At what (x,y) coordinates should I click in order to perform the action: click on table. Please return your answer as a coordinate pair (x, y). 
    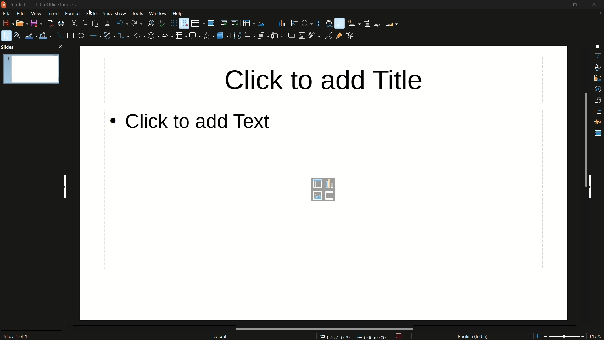
    Looking at the image, I should click on (249, 23).